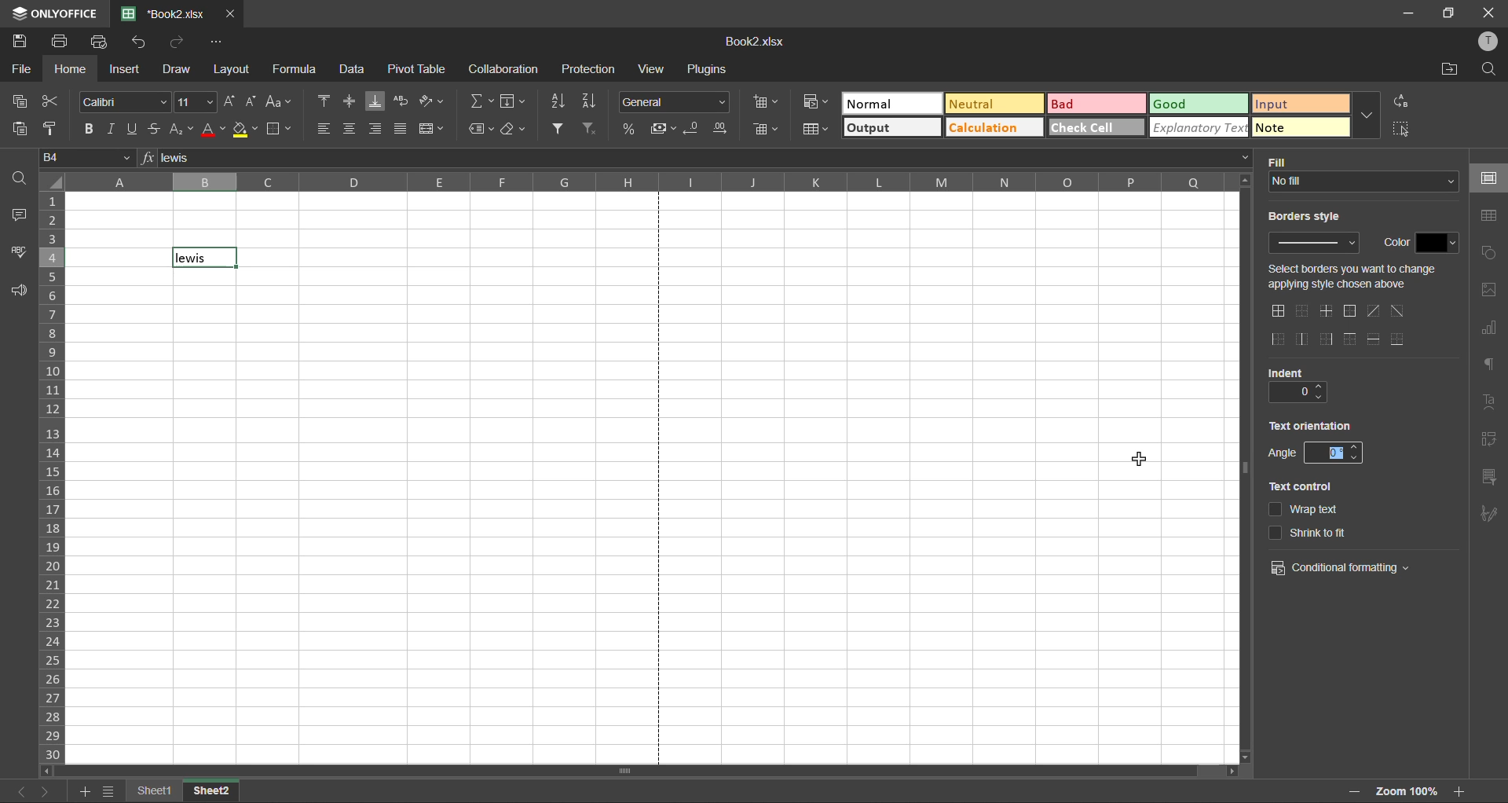  Describe the element at coordinates (1312, 425) in the screenshot. I see `text orientation ` at that location.